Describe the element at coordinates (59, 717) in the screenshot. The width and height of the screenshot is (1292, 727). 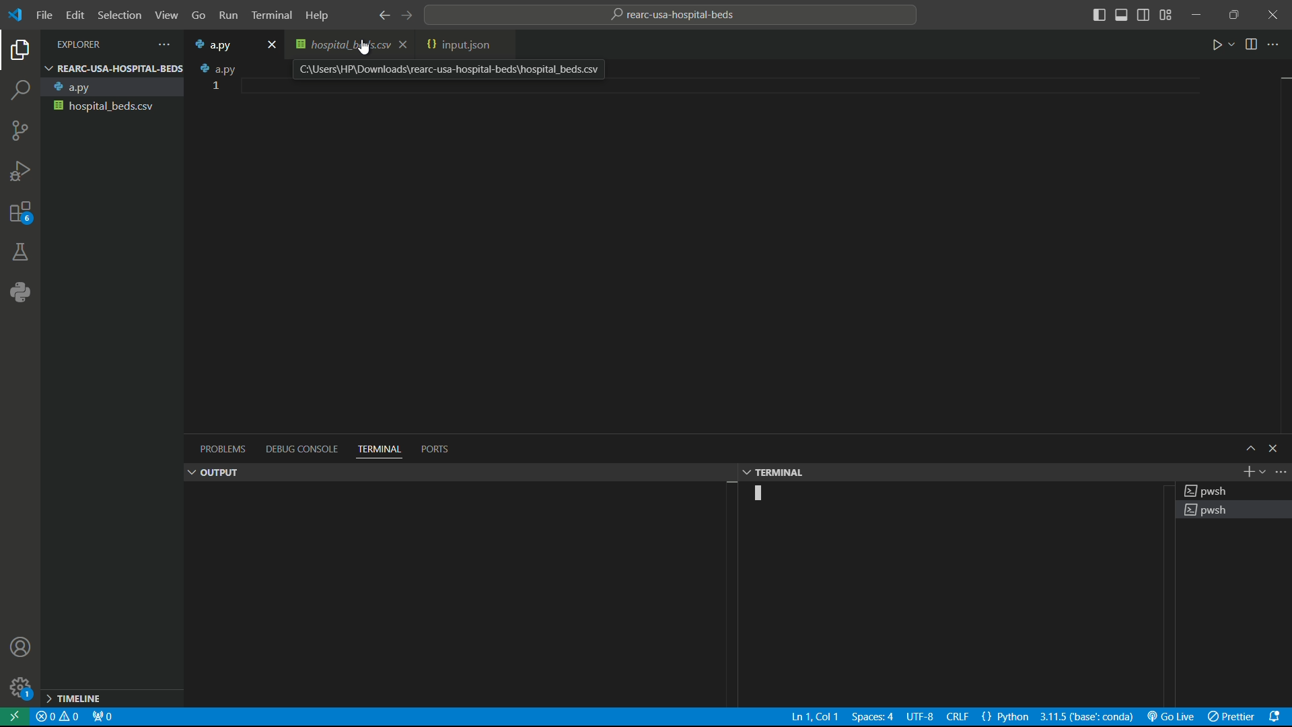
I see `code problems` at that location.